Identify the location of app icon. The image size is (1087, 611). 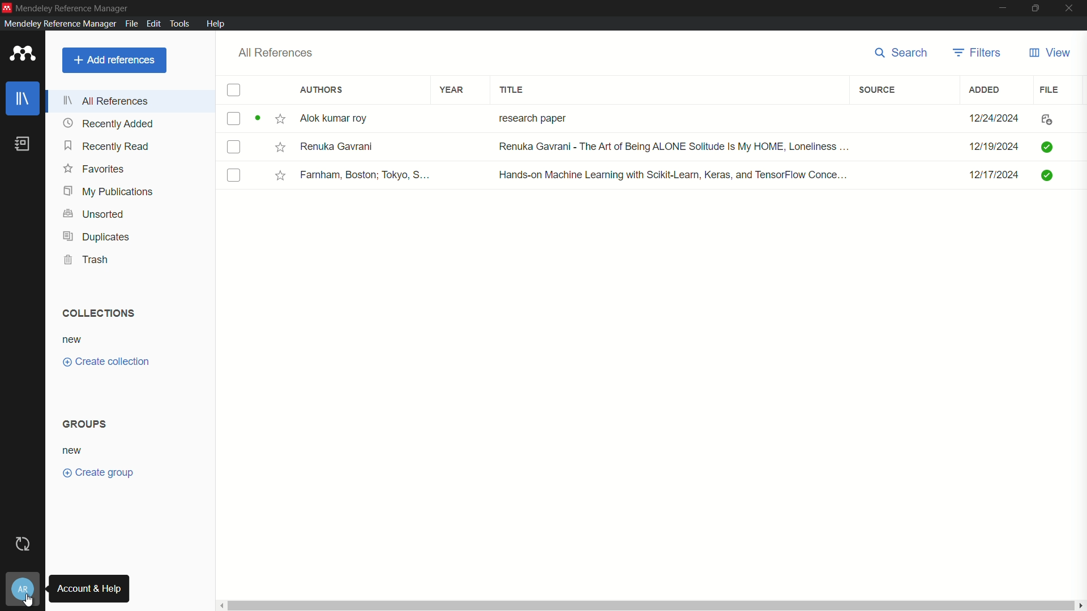
(7, 7).